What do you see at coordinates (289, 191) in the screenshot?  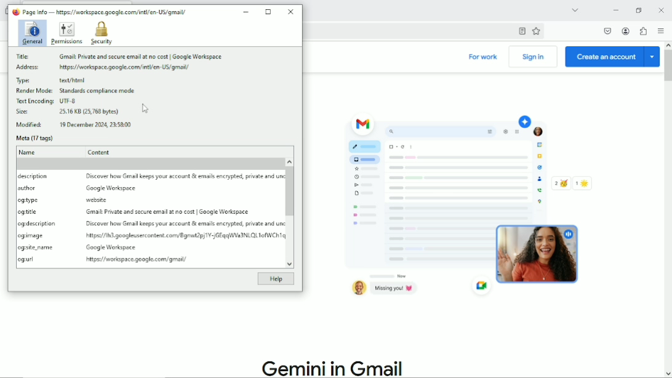 I see `Vertical scrollbar` at bounding box center [289, 191].